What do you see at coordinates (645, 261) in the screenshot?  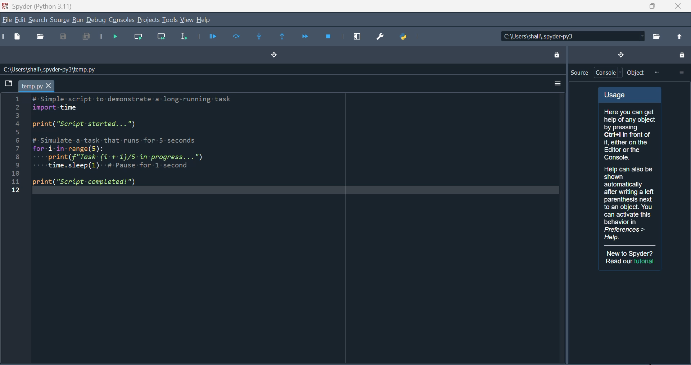 I see `tutorial` at bounding box center [645, 261].